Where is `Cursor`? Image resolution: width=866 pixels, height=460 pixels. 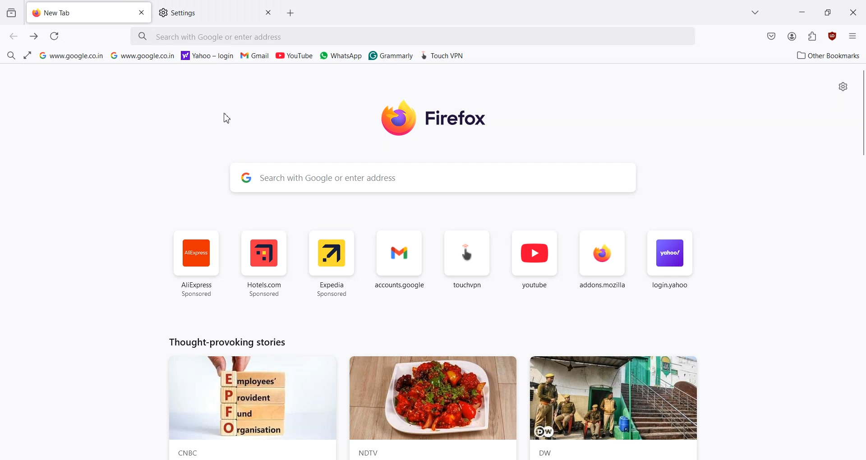 Cursor is located at coordinates (229, 119).